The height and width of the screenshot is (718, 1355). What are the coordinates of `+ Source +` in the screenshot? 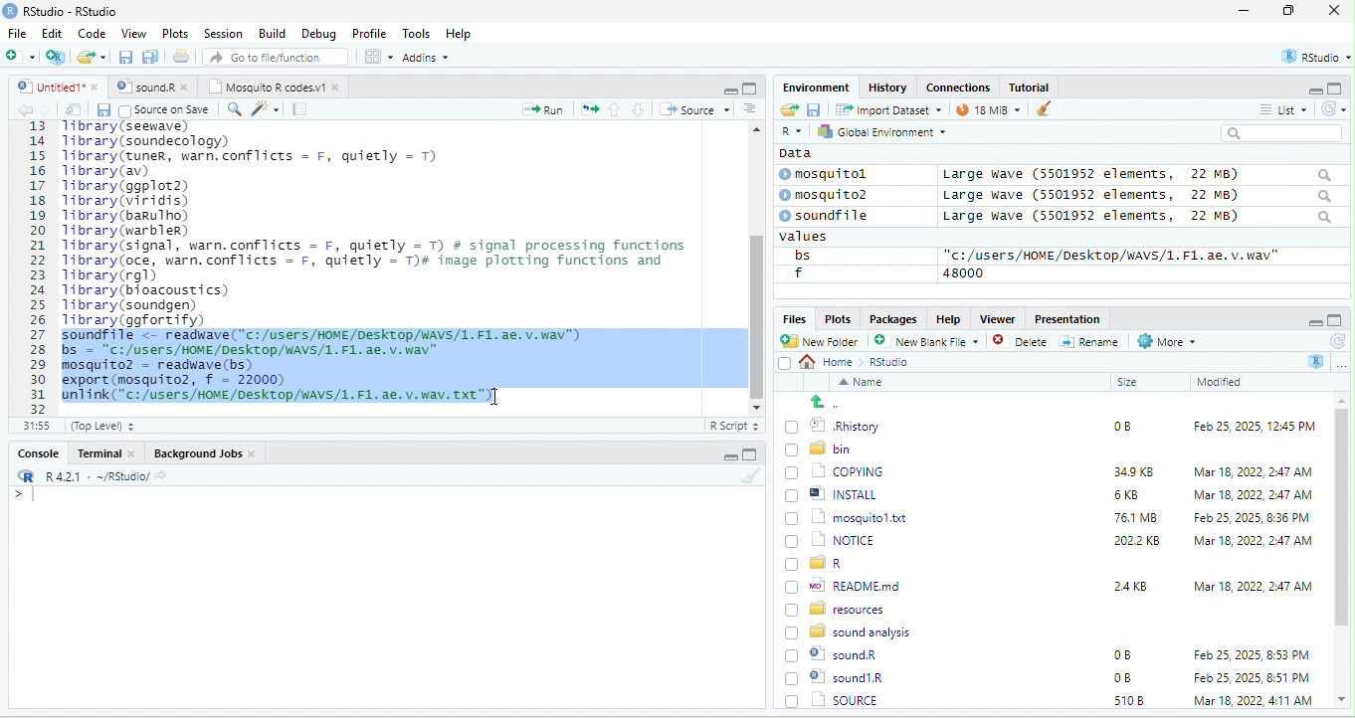 It's located at (694, 108).